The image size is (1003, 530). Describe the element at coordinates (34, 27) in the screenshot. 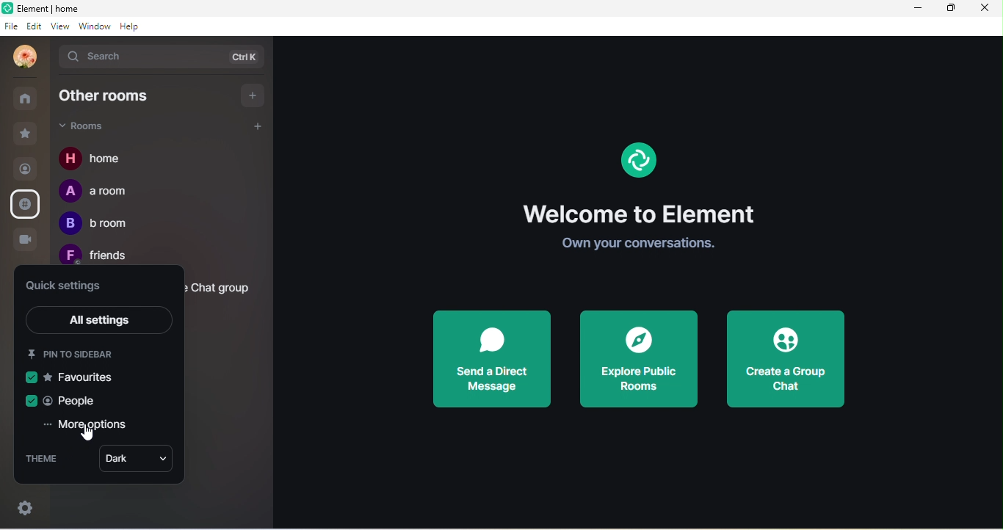

I see `edit` at that location.